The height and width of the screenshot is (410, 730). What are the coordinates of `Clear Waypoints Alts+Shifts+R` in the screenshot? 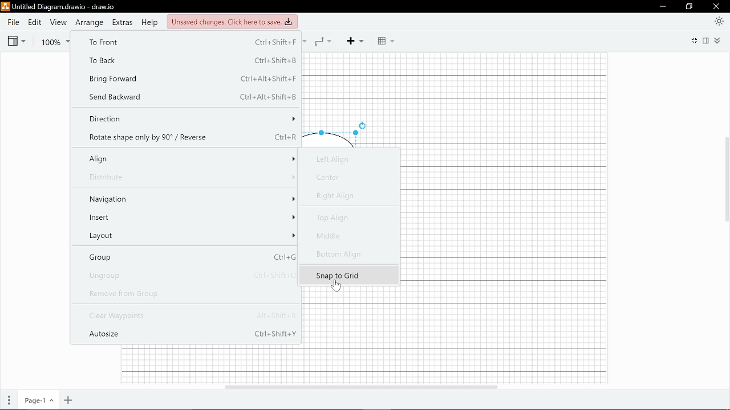 It's located at (193, 317).